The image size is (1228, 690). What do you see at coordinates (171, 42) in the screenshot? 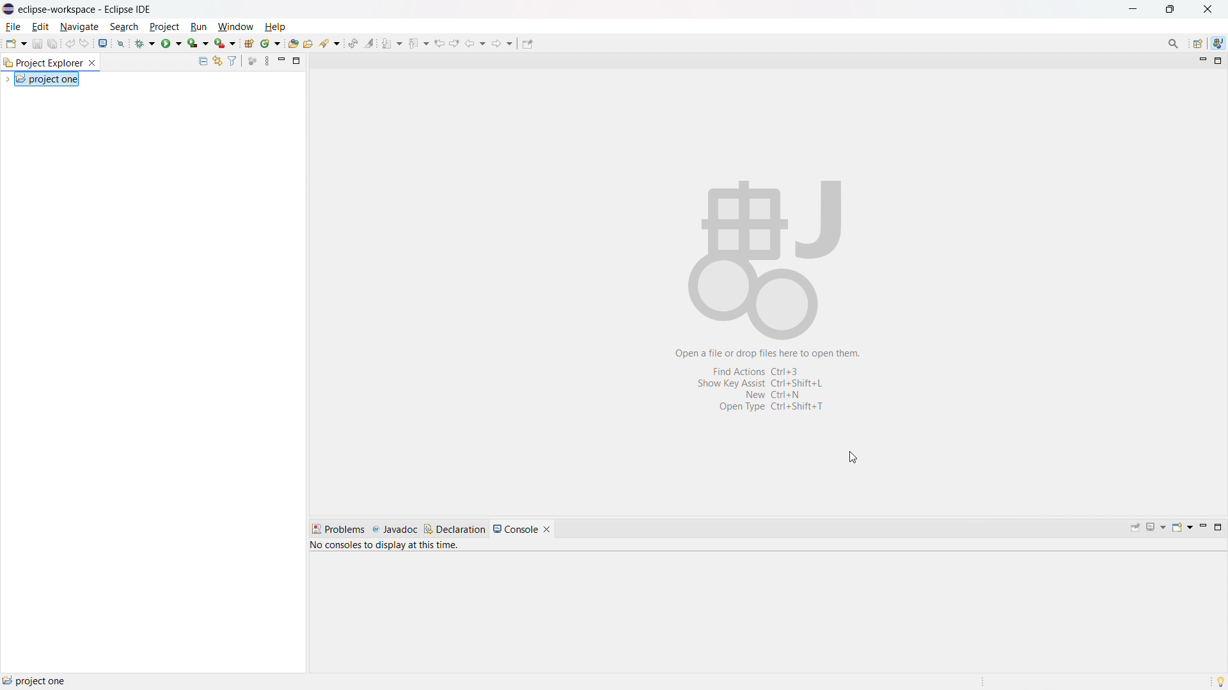
I see `run` at bounding box center [171, 42].